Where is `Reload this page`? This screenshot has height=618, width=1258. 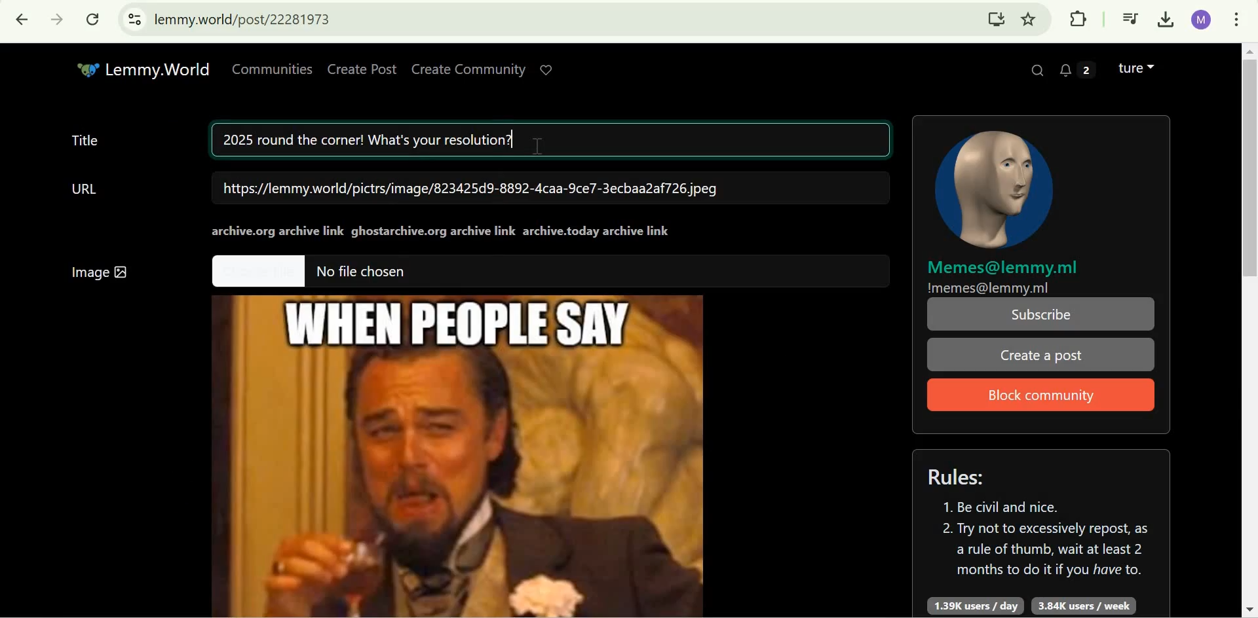
Reload this page is located at coordinates (94, 19).